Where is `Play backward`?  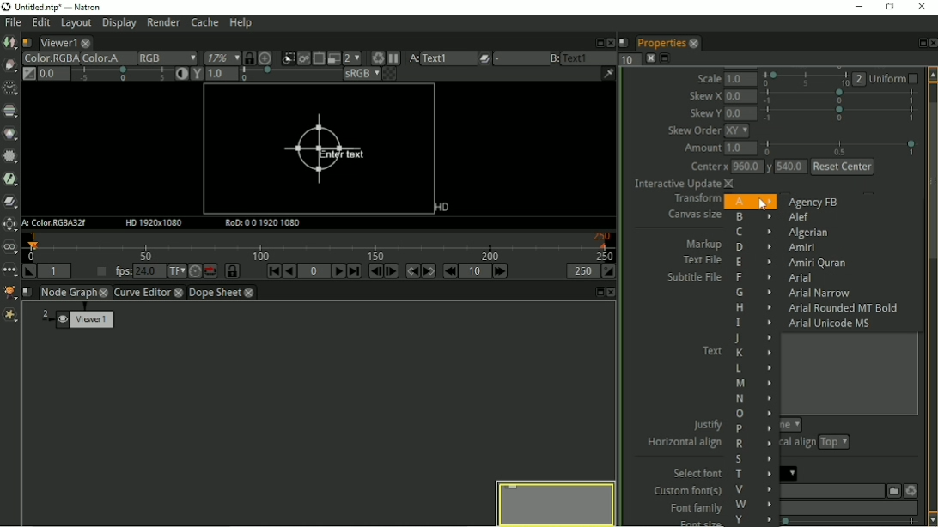 Play backward is located at coordinates (289, 271).